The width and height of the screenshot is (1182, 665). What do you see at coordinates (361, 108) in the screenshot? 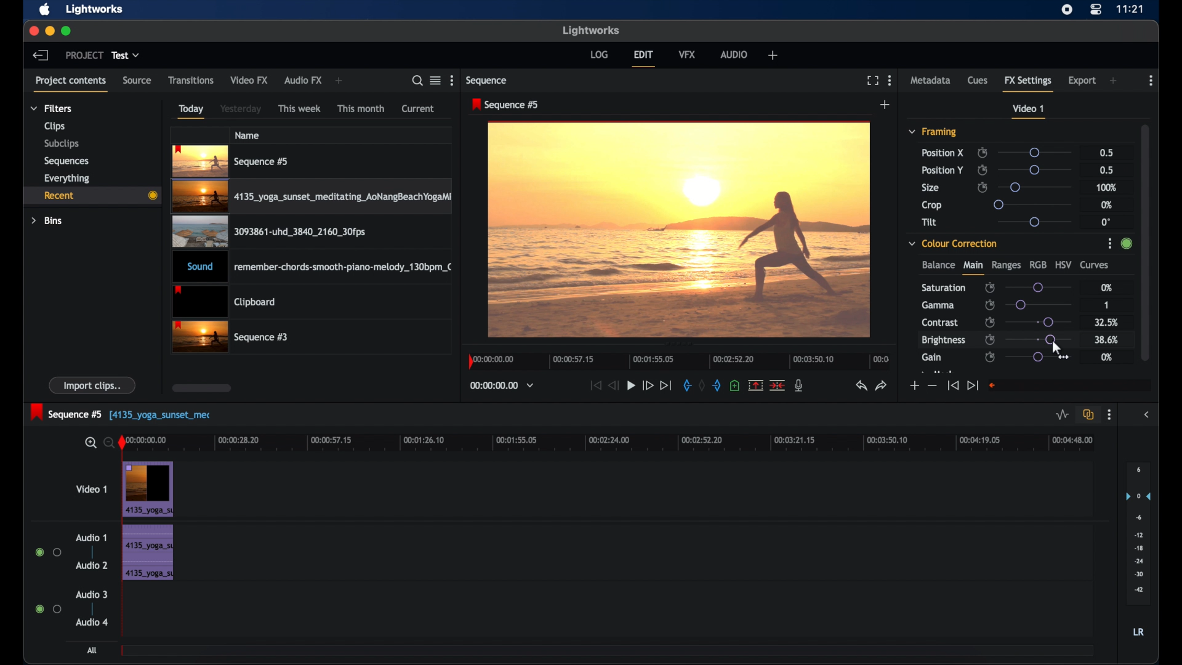
I see `this month` at bounding box center [361, 108].